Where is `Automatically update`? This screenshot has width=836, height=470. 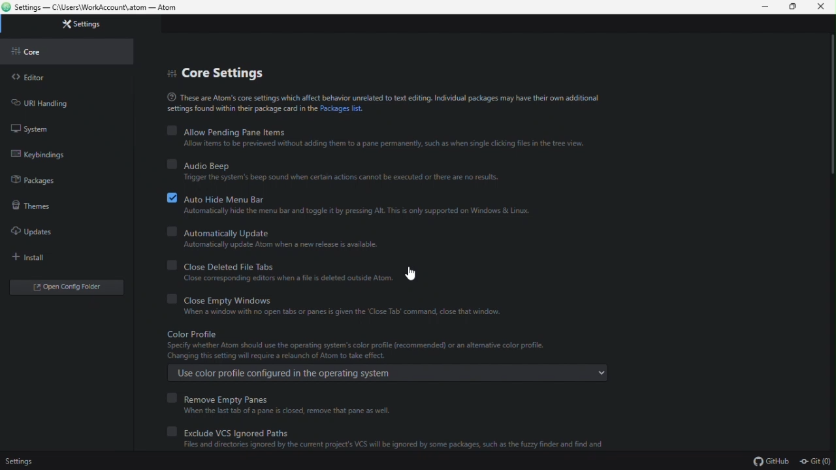
Automatically update is located at coordinates (215, 231).